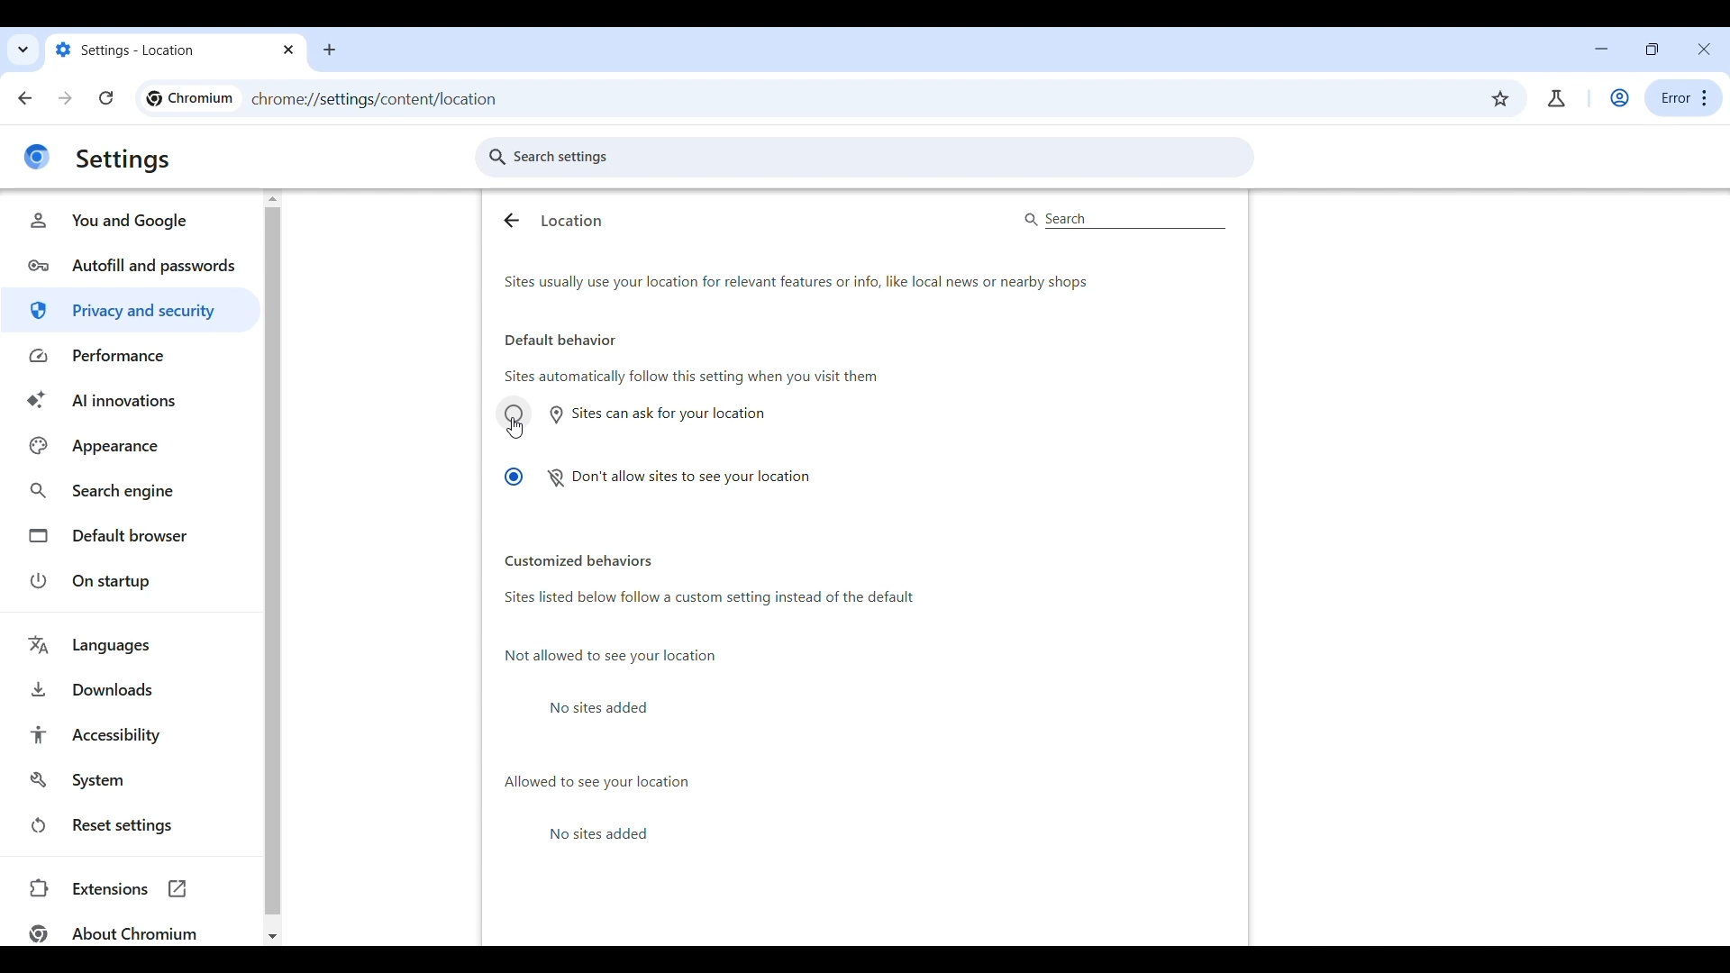 The height and width of the screenshot is (973, 1730). What do you see at coordinates (290, 50) in the screenshot?
I see `Close current tab` at bounding box center [290, 50].